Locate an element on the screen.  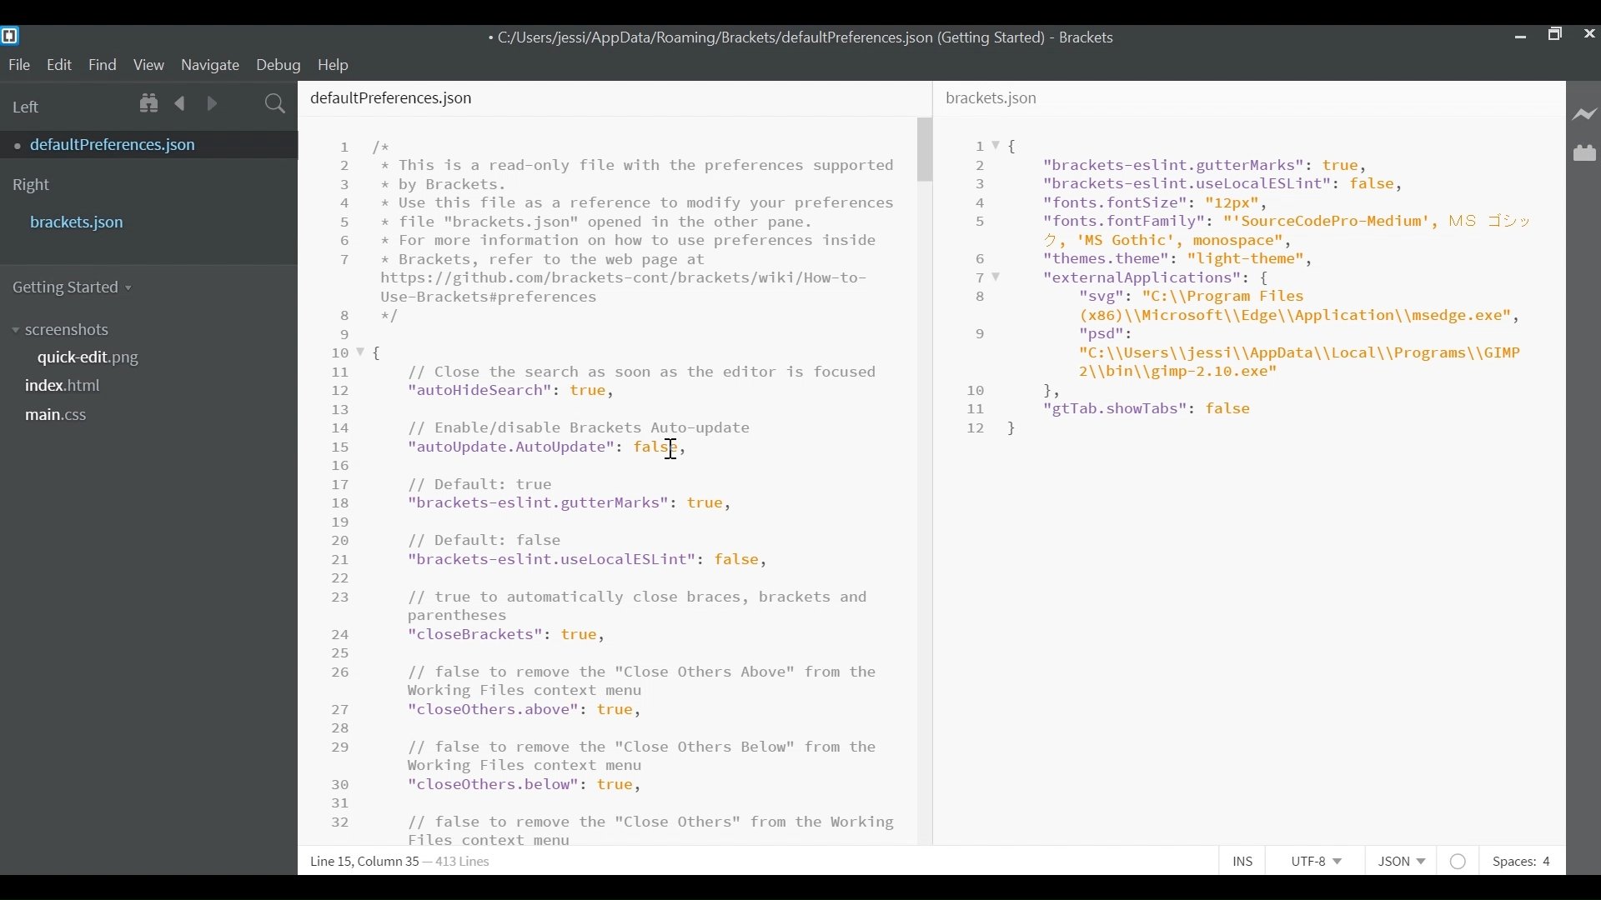
Restore is located at coordinates (1555, 33).